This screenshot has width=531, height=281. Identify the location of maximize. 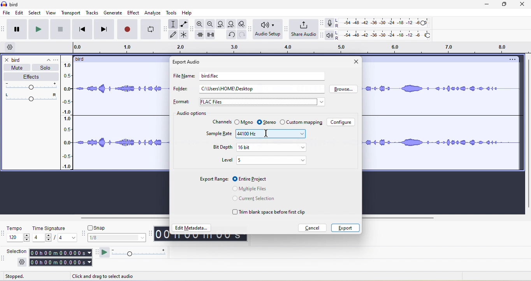
(505, 5).